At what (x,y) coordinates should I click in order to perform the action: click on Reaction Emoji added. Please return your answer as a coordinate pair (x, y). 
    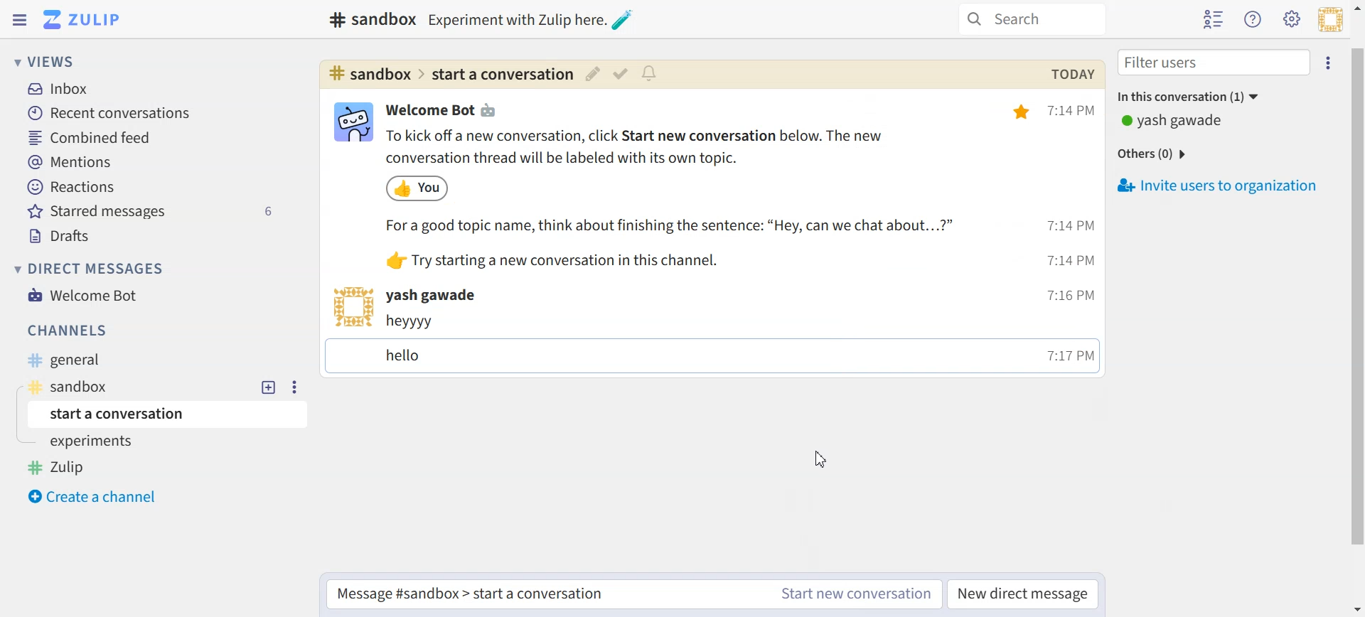
    Looking at the image, I should click on (419, 188).